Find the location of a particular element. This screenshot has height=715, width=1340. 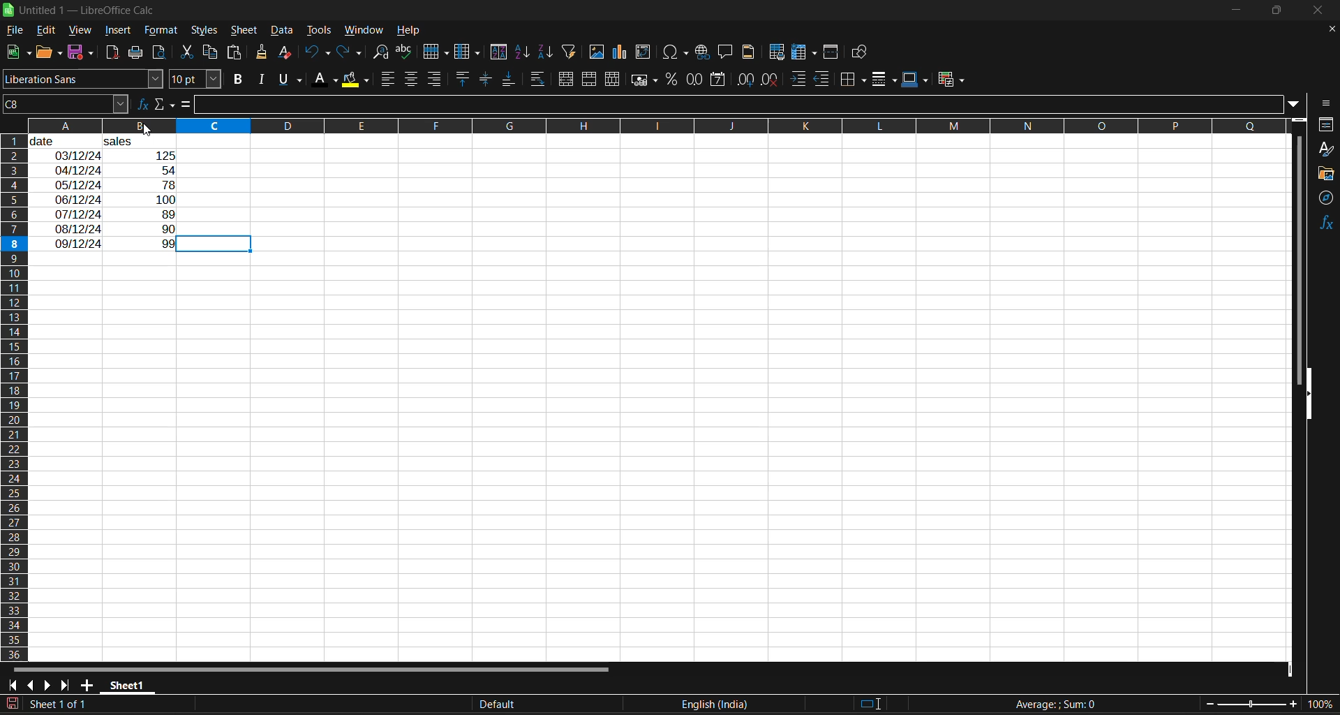

properties is located at coordinates (1326, 124).